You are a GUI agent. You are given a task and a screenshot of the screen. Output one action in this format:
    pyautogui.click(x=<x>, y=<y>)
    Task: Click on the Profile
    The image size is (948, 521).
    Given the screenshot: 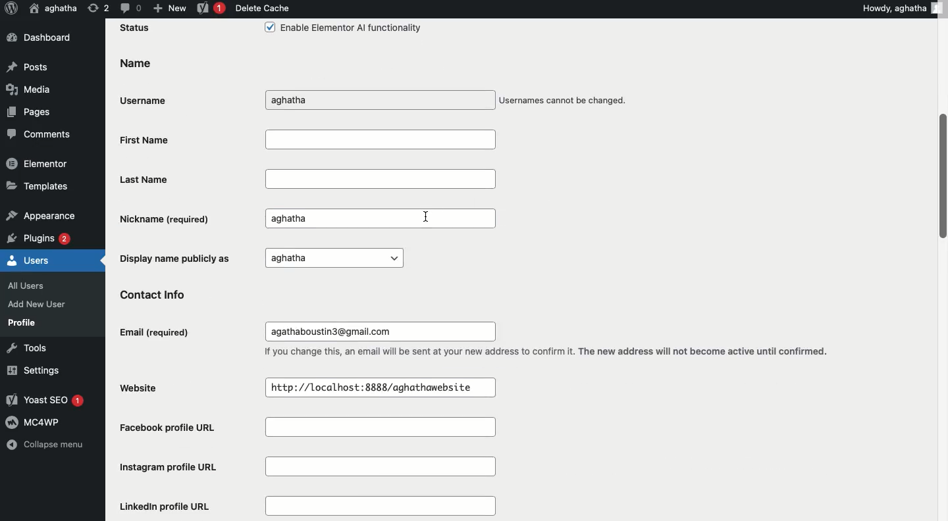 What is the action you would take?
    pyautogui.click(x=22, y=322)
    